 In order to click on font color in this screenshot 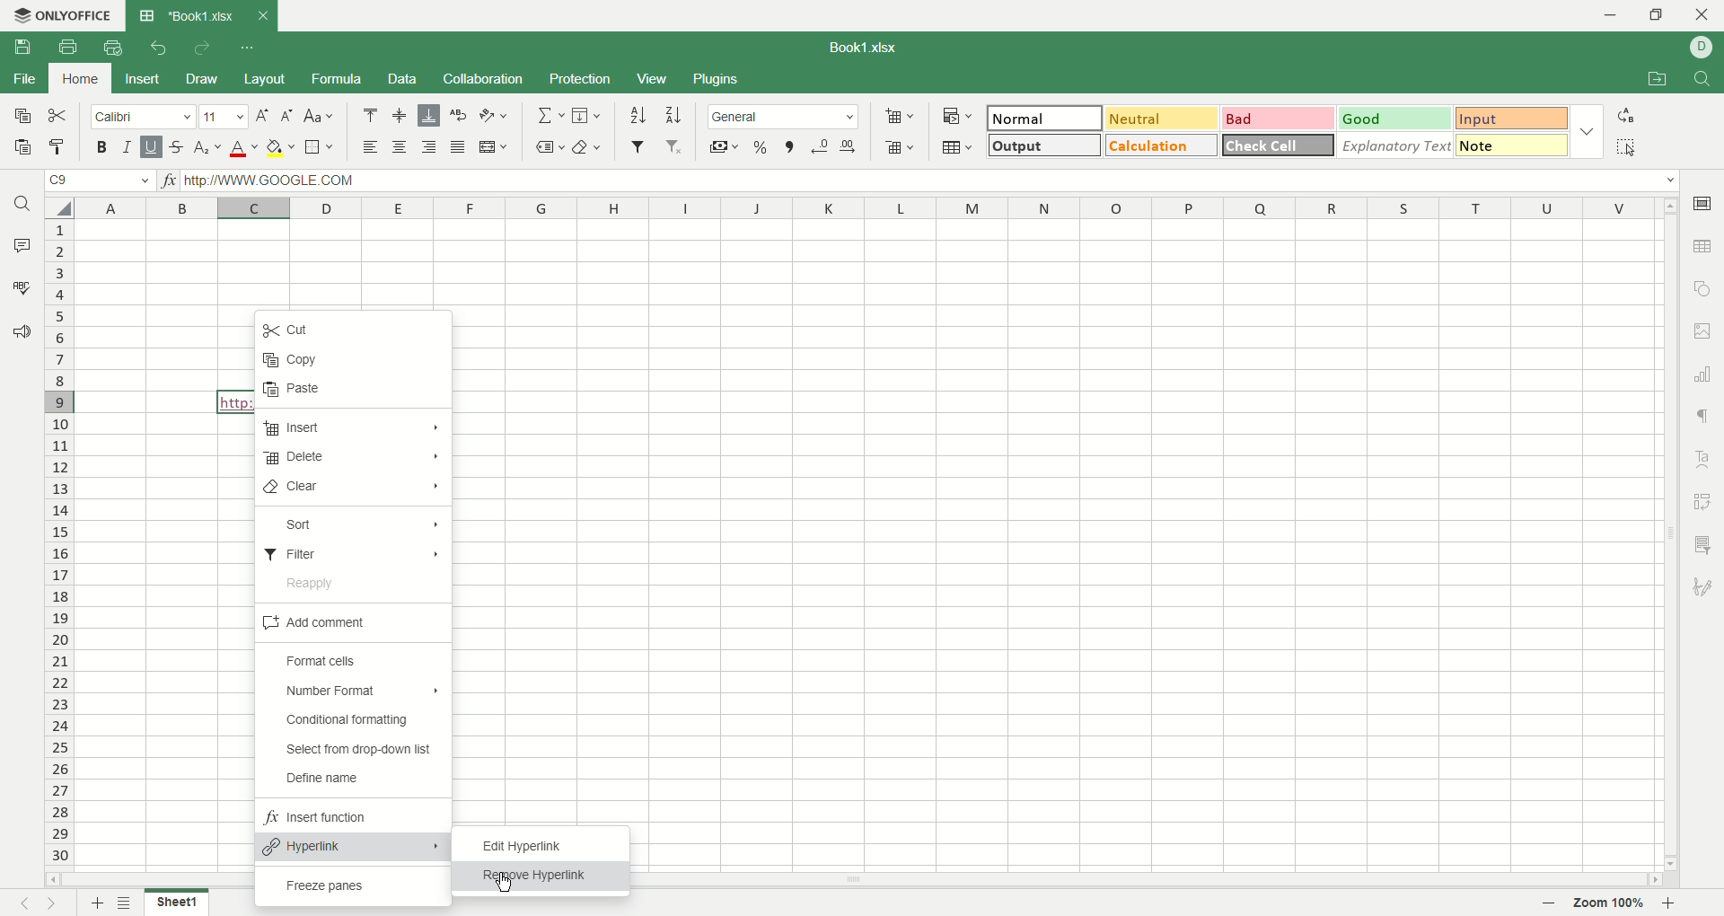, I will do `click(246, 147)`.